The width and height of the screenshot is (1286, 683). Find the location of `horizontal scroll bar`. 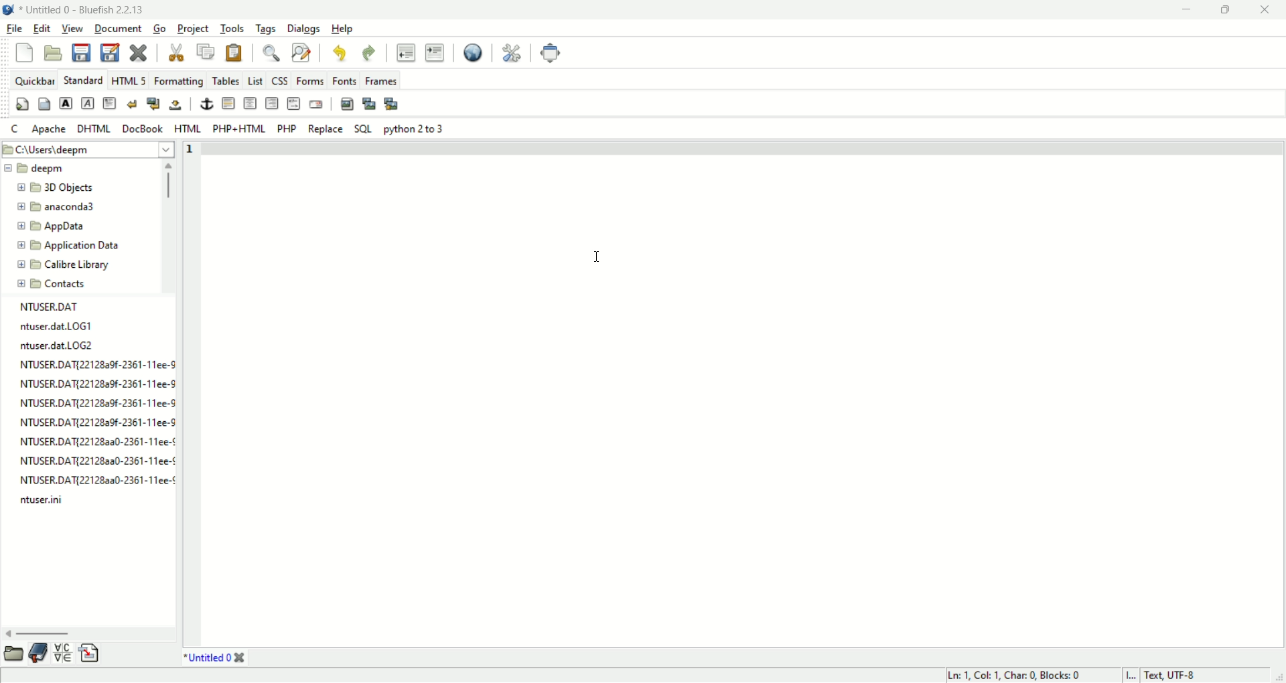

horizontal scroll bar is located at coordinates (43, 634).